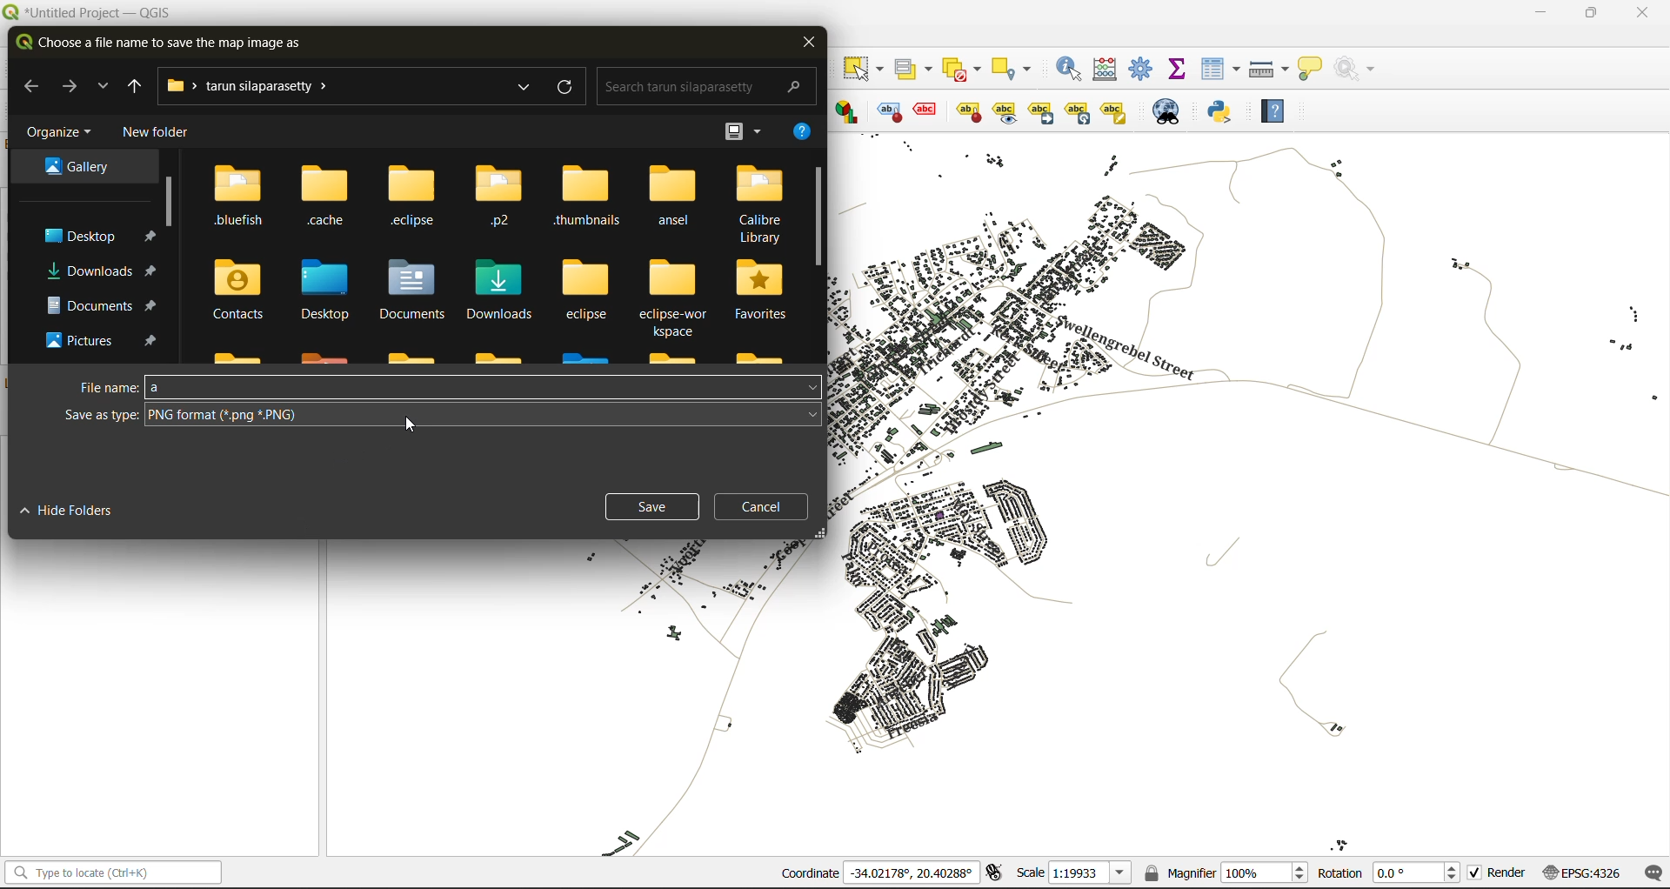 The image size is (1670, 889). Describe the element at coordinates (885, 111) in the screenshot. I see ` toggle display` at that location.